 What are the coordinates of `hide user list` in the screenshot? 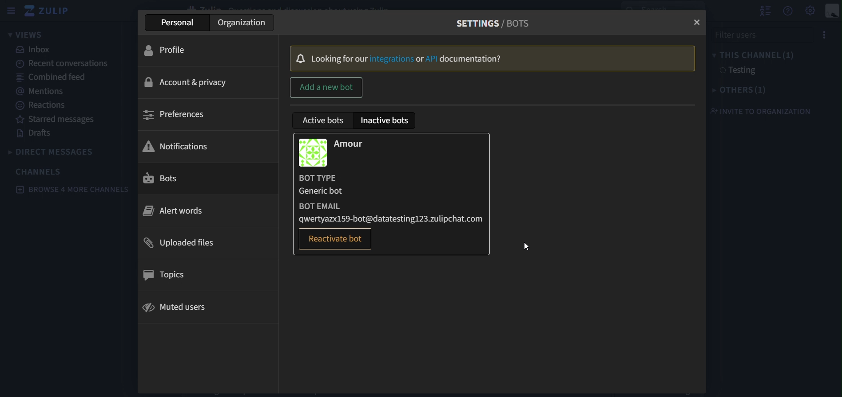 It's located at (765, 10).